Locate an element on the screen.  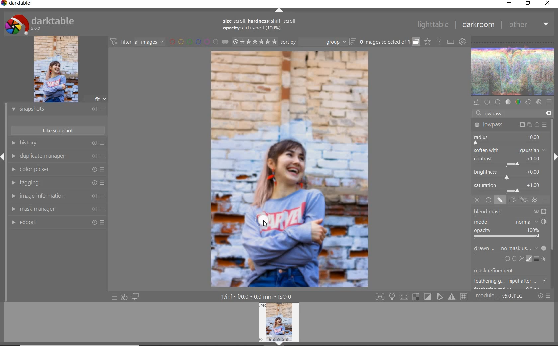
radius is located at coordinates (508, 139).